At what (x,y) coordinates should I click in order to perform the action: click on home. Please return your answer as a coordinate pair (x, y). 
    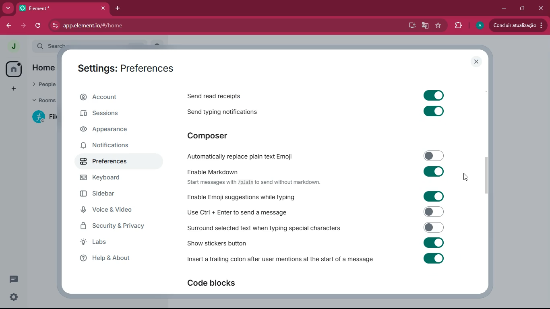
    Looking at the image, I should click on (14, 70).